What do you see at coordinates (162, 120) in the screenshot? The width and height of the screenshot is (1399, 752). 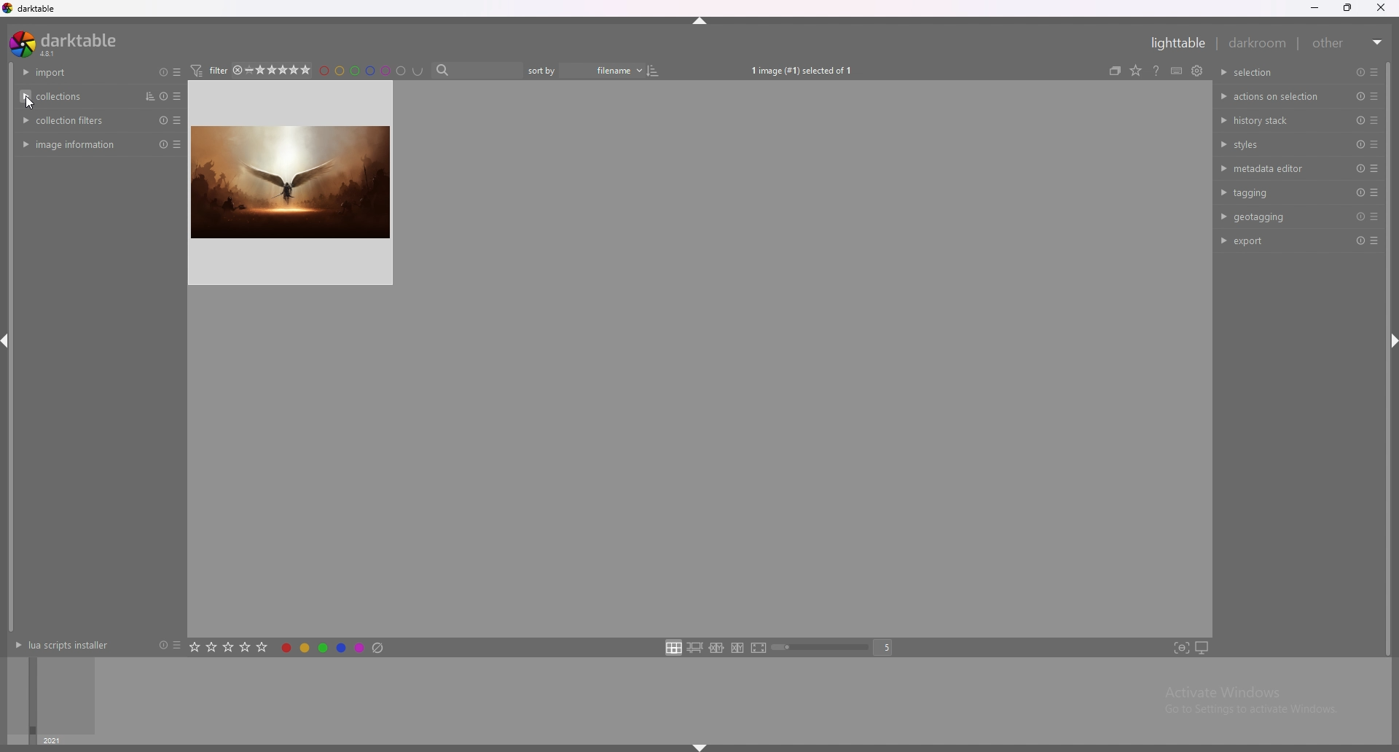 I see `resets` at bounding box center [162, 120].